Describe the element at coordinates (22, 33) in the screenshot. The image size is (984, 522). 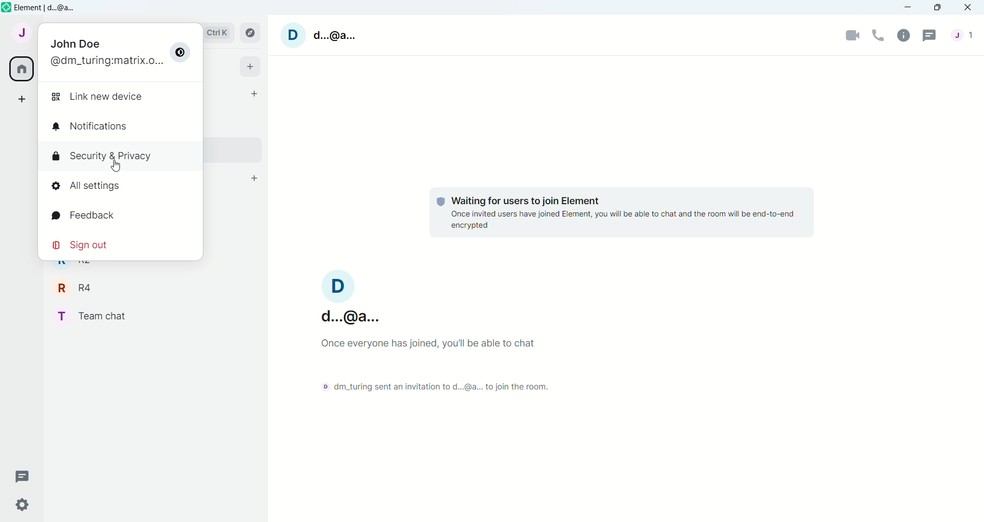
I see `J` at that location.